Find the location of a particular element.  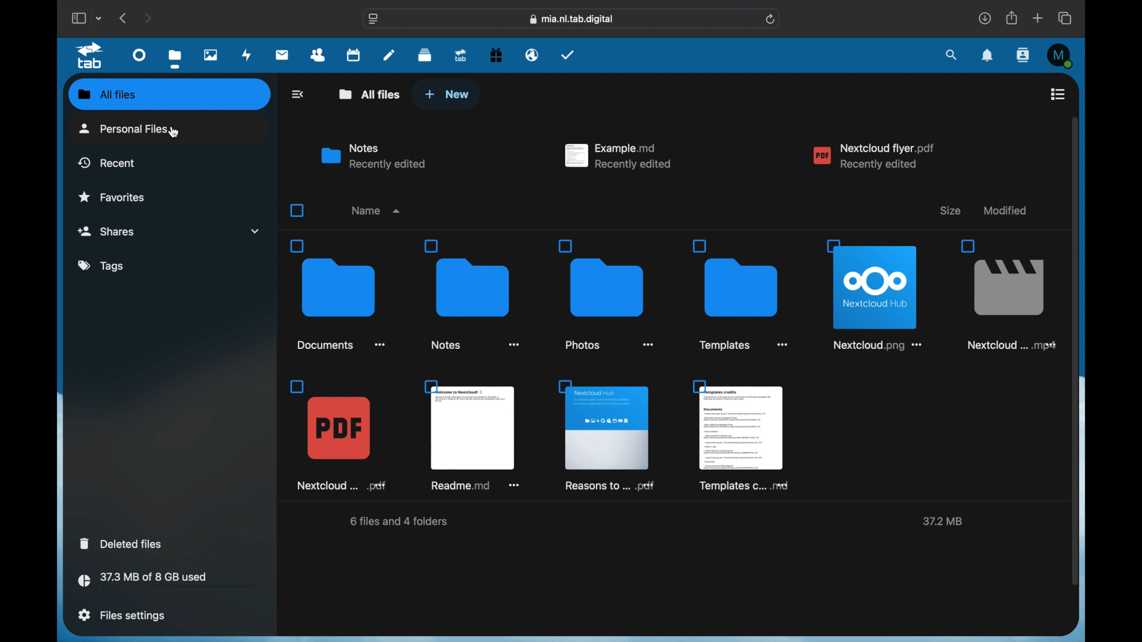

storage is located at coordinates (167, 581).